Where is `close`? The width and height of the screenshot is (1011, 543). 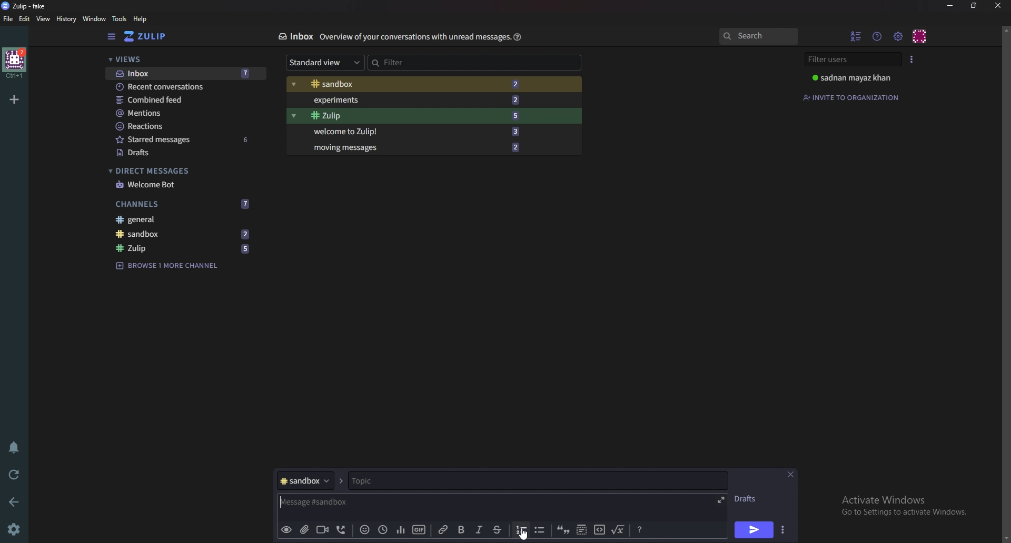 close is located at coordinates (998, 5).